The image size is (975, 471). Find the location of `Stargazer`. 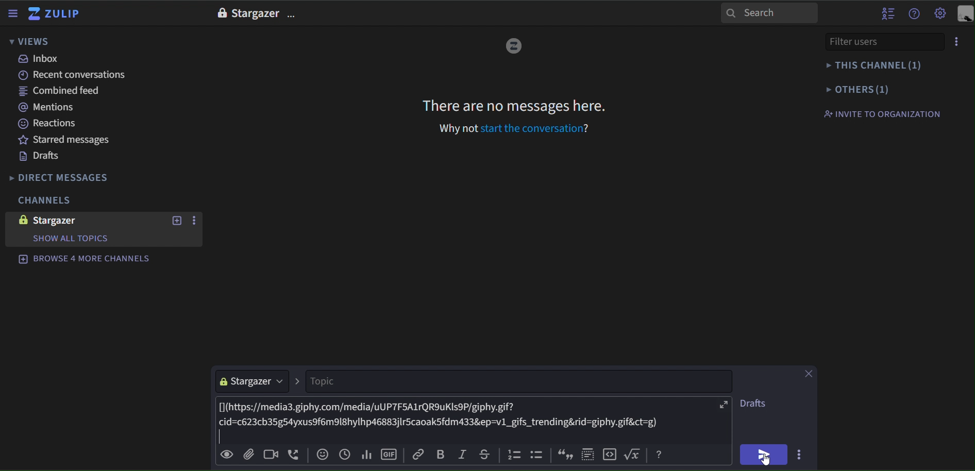

Stargazer is located at coordinates (255, 14).